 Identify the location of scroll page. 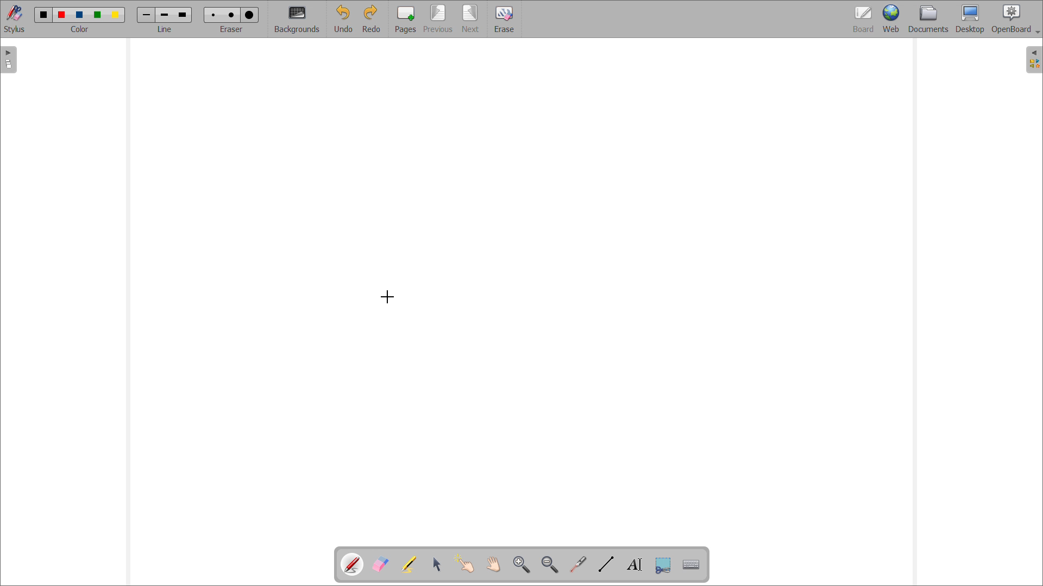
(493, 564).